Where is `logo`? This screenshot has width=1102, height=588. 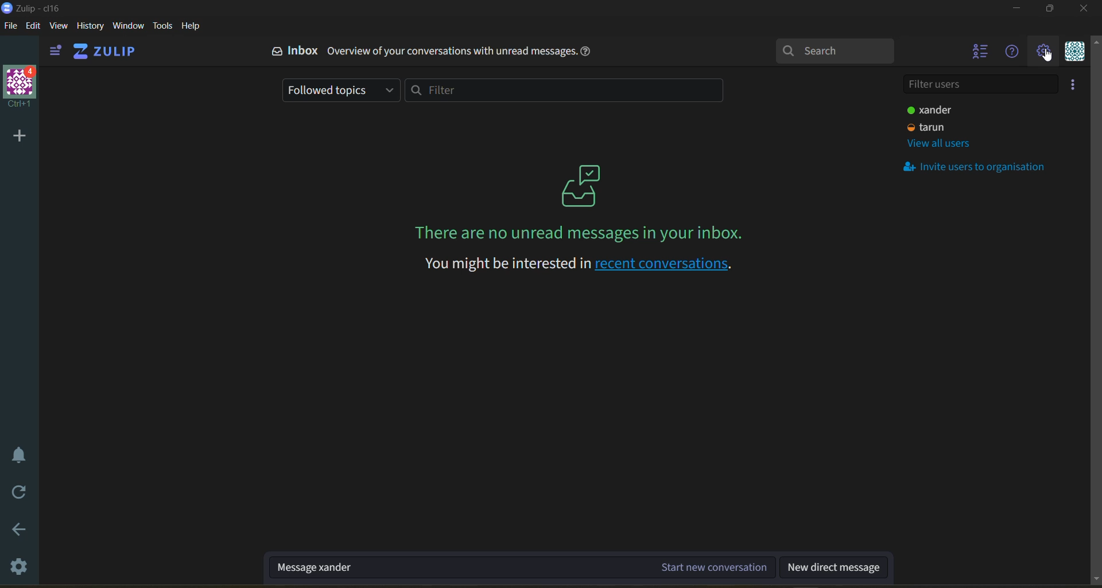 logo is located at coordinates (580, 183).